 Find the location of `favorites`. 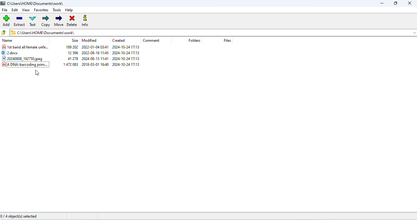

favorites is located at coordinates (42, 10).